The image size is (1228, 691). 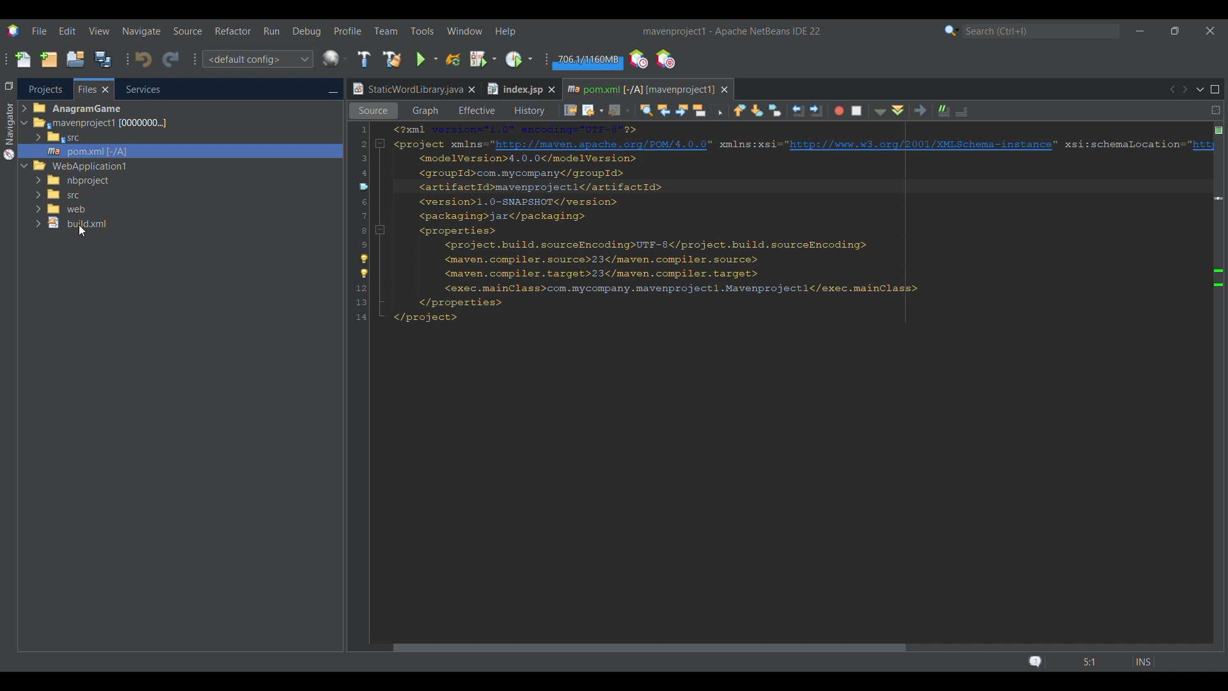 What do you see at coordinates (465, 31) in the screenshot?
I see `Window menu` at bounding box center [465, 31].